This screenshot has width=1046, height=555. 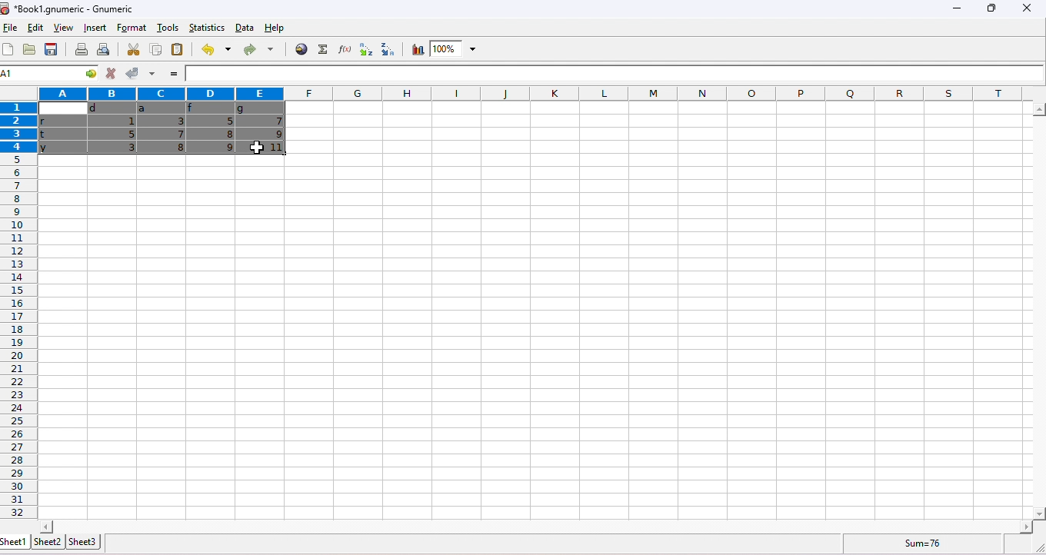 I want to click on cell functions, so click(x=84, y=75).